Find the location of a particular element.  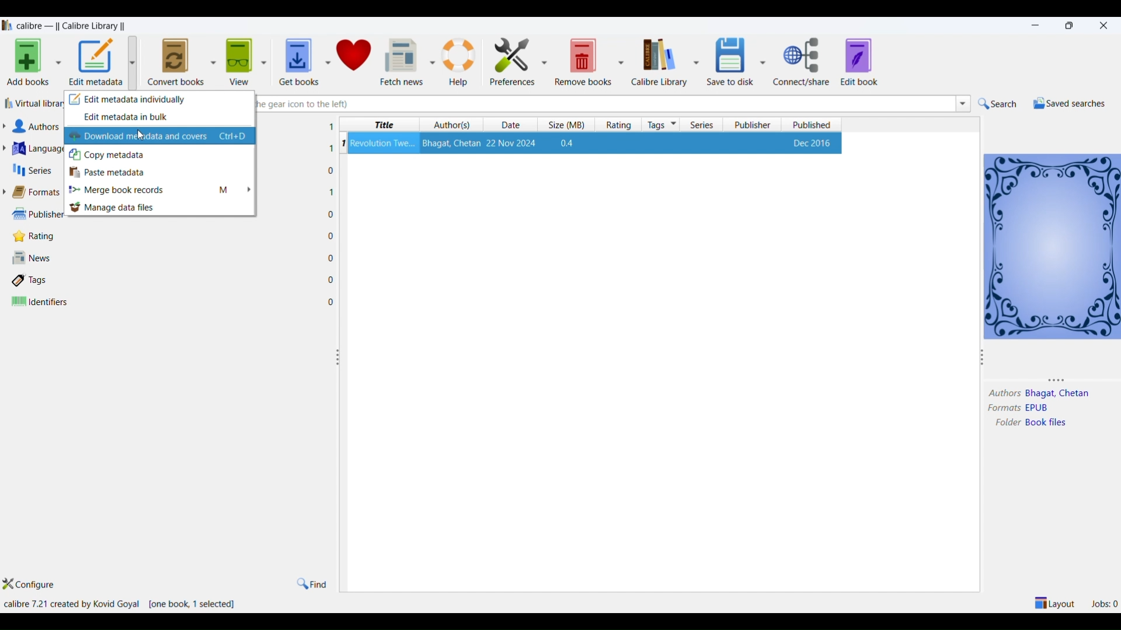

0 is located at coordinates (332, 215).